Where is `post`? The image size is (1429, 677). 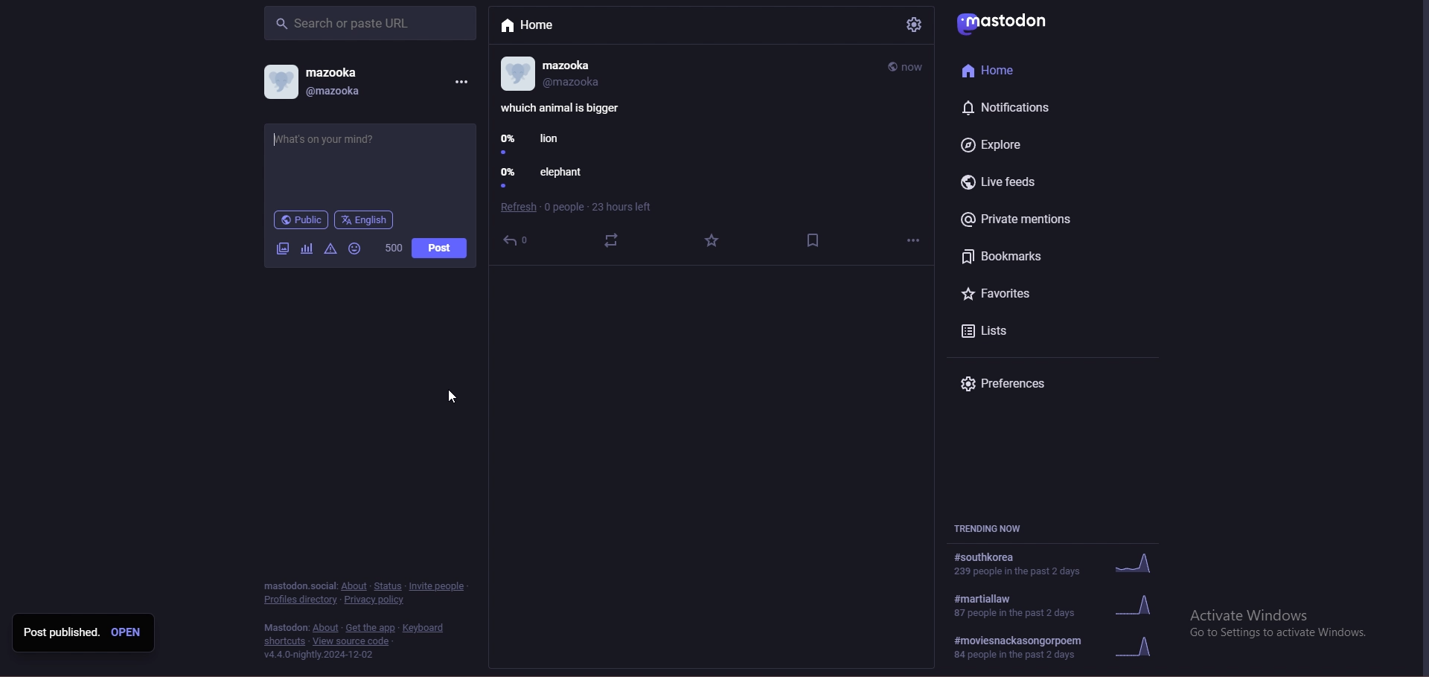
post is located at coordinates (337, 138).